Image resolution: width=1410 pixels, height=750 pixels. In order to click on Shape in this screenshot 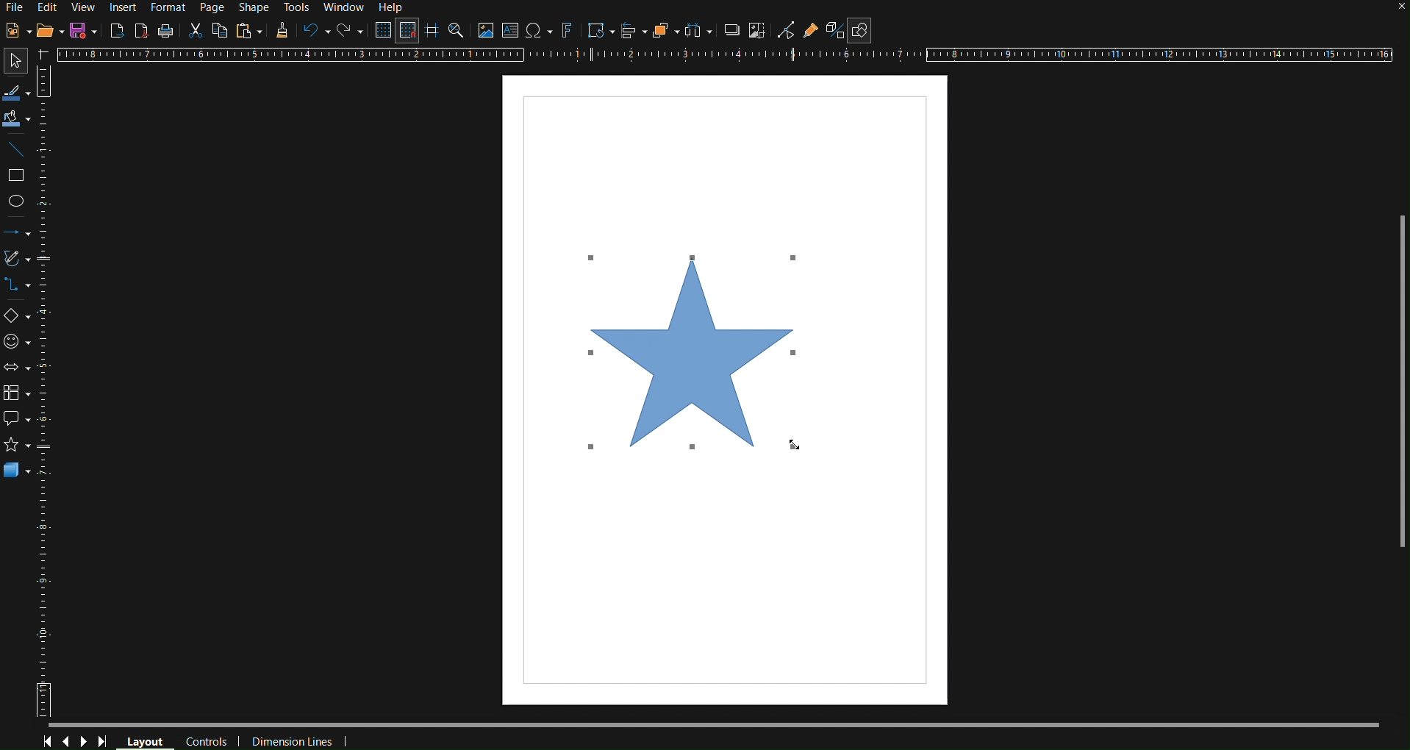, I will do `click(249, 7)`.